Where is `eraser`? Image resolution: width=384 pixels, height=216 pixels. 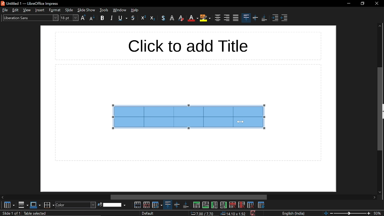 eraser is located at coordinates (153, 18).